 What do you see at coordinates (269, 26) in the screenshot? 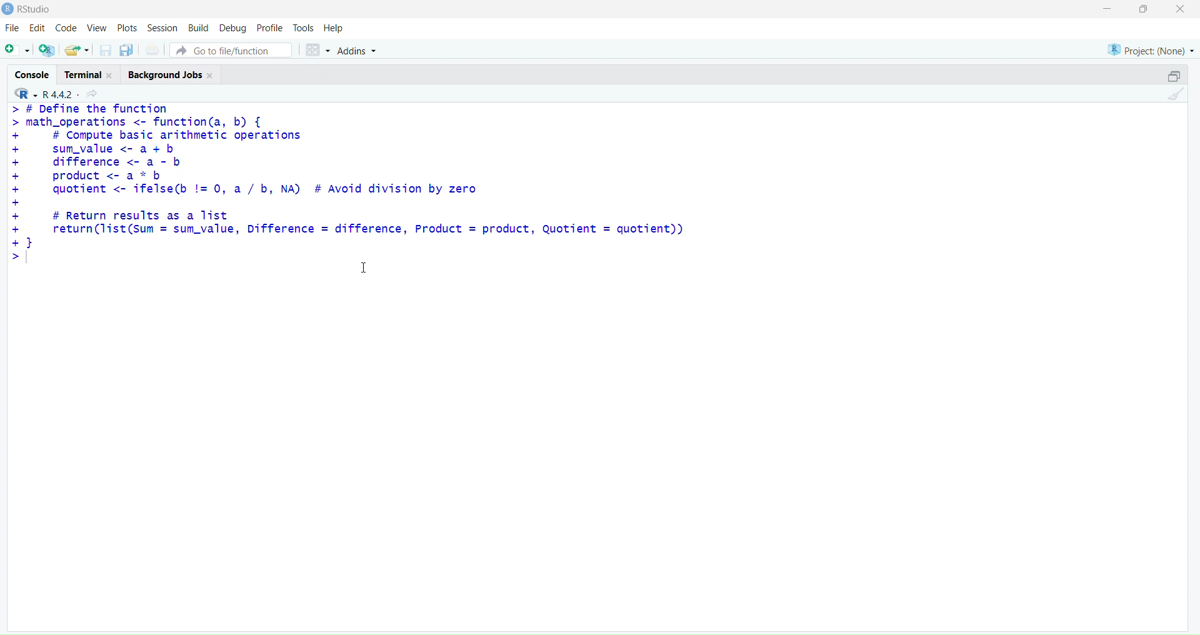
I see `Profile` at bounding box center [269, 26].